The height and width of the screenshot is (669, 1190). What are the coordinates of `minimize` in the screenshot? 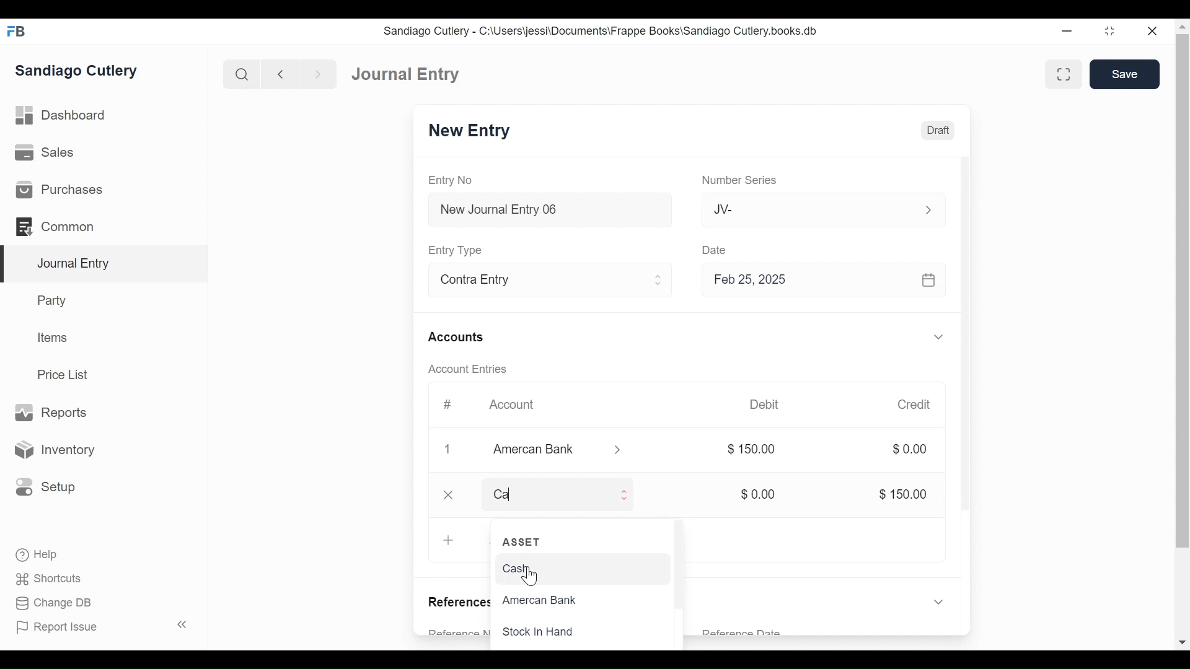 It's located at (1068, 32).